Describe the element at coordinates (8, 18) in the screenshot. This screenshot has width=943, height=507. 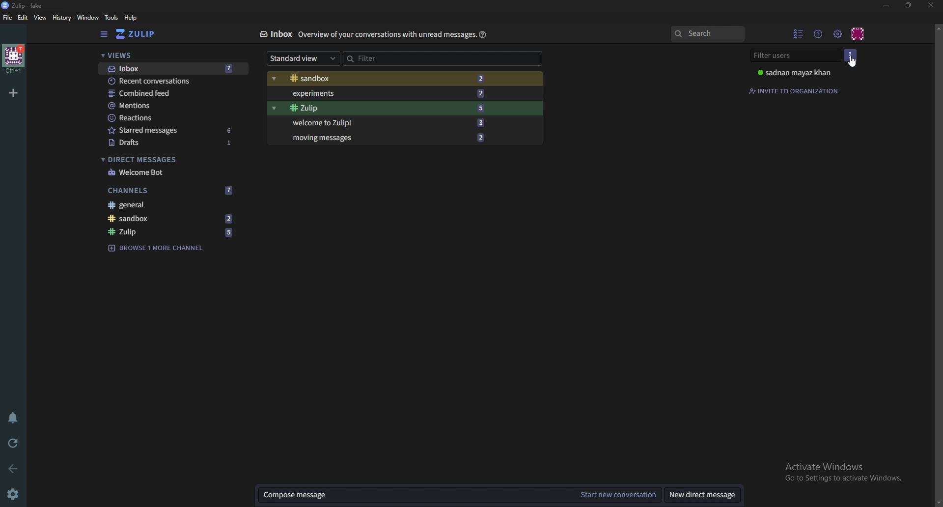
I see `File` at that location.